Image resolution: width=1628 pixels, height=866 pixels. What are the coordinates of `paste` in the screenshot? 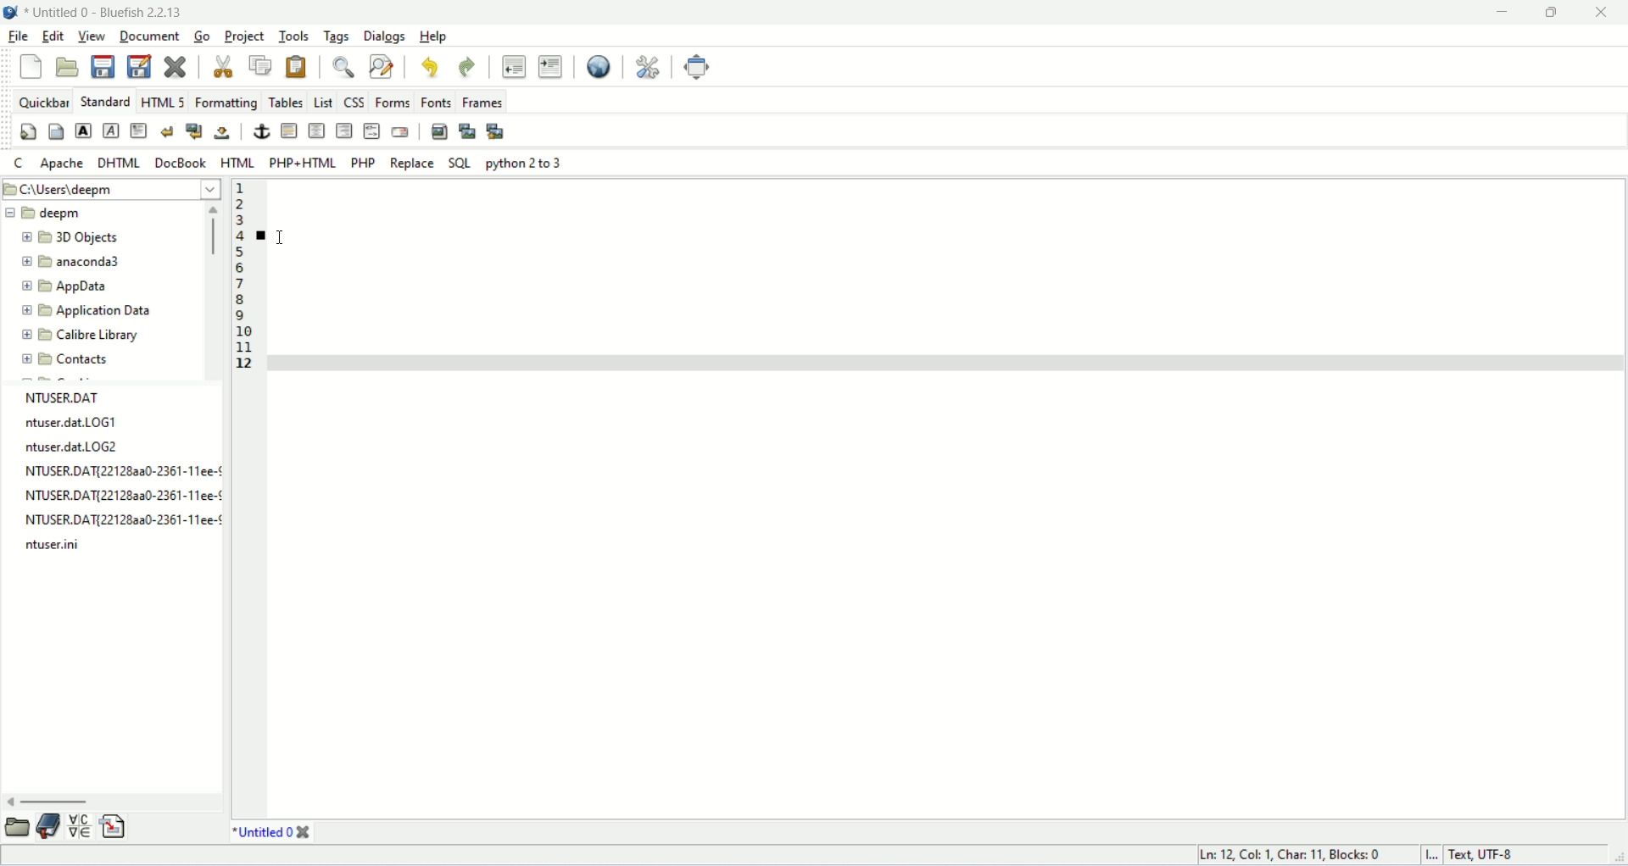 It's located at (298, 67).